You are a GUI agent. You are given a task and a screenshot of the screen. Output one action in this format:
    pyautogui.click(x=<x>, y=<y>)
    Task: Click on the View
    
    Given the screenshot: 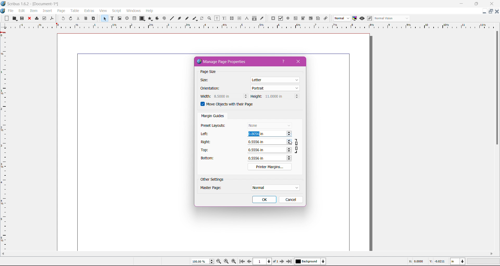 What is the action you would take?
    pyautogui.click(x=103, y=11)
    